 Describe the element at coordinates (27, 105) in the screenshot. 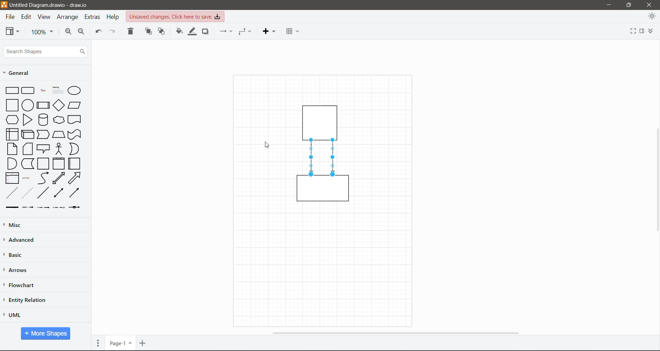

I see `Circle` at that location.